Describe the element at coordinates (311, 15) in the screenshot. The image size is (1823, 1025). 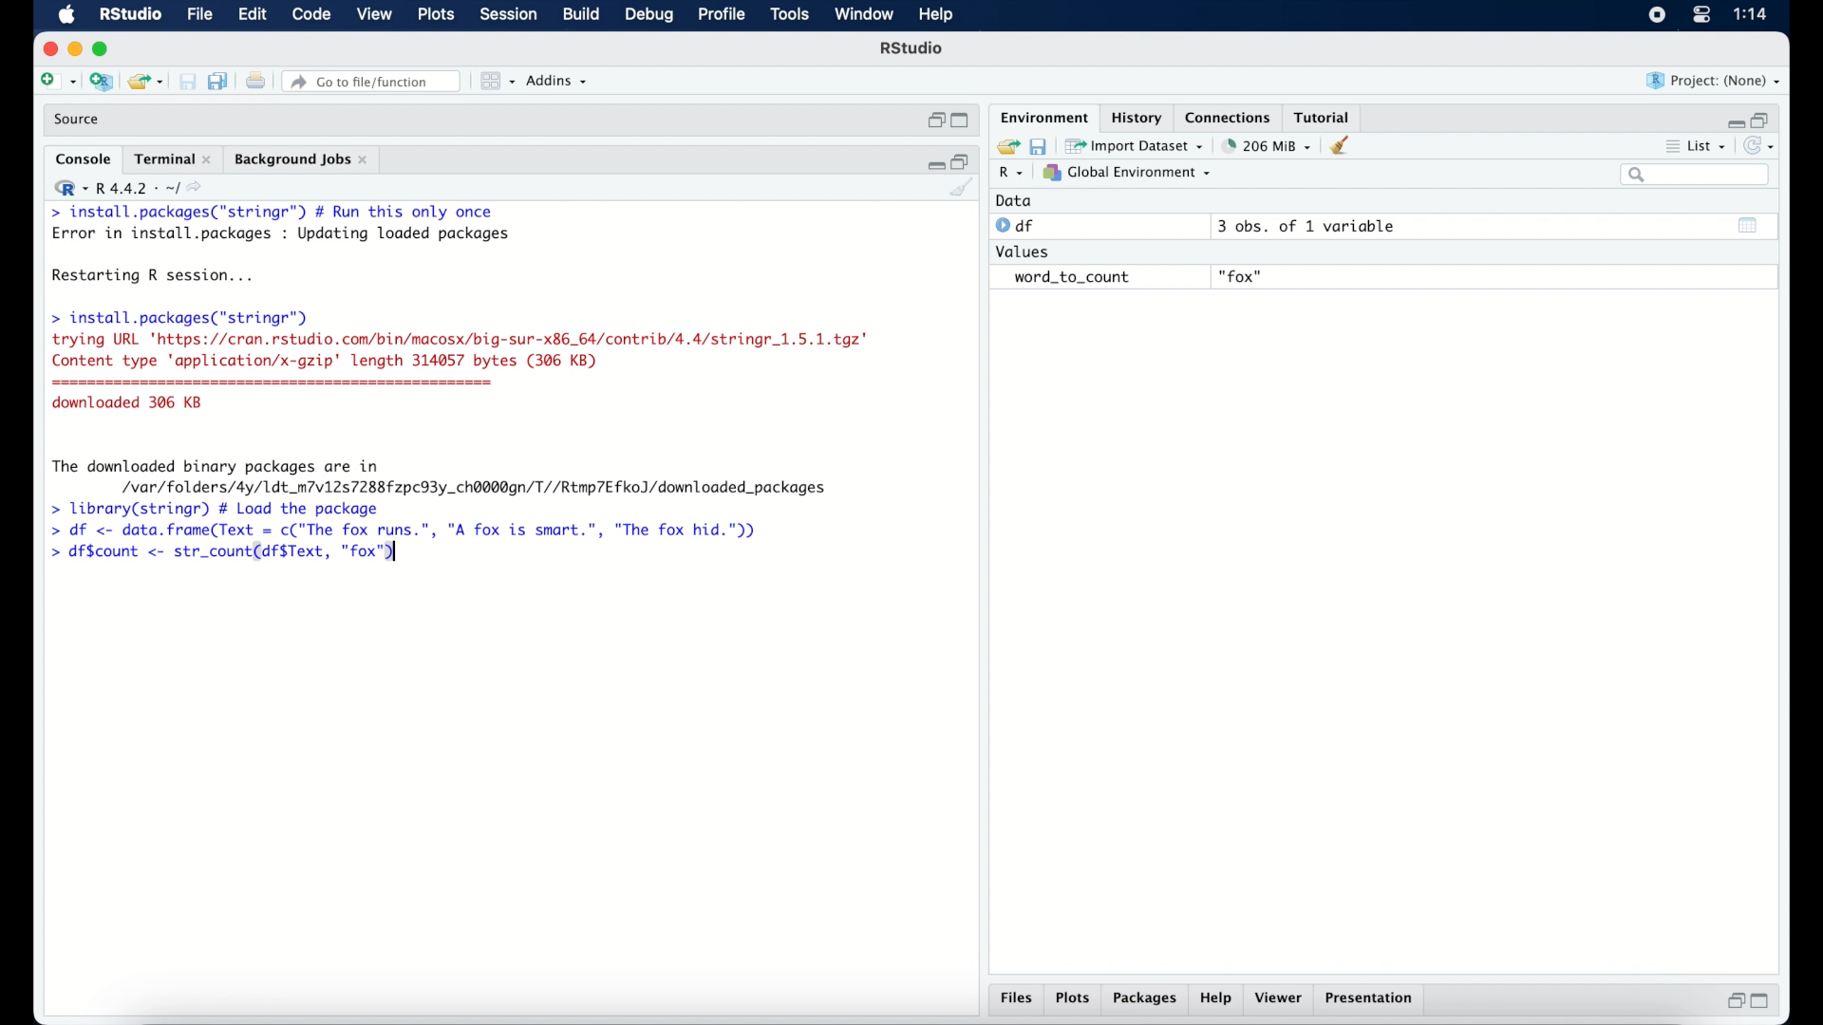
I see `code` at that location.